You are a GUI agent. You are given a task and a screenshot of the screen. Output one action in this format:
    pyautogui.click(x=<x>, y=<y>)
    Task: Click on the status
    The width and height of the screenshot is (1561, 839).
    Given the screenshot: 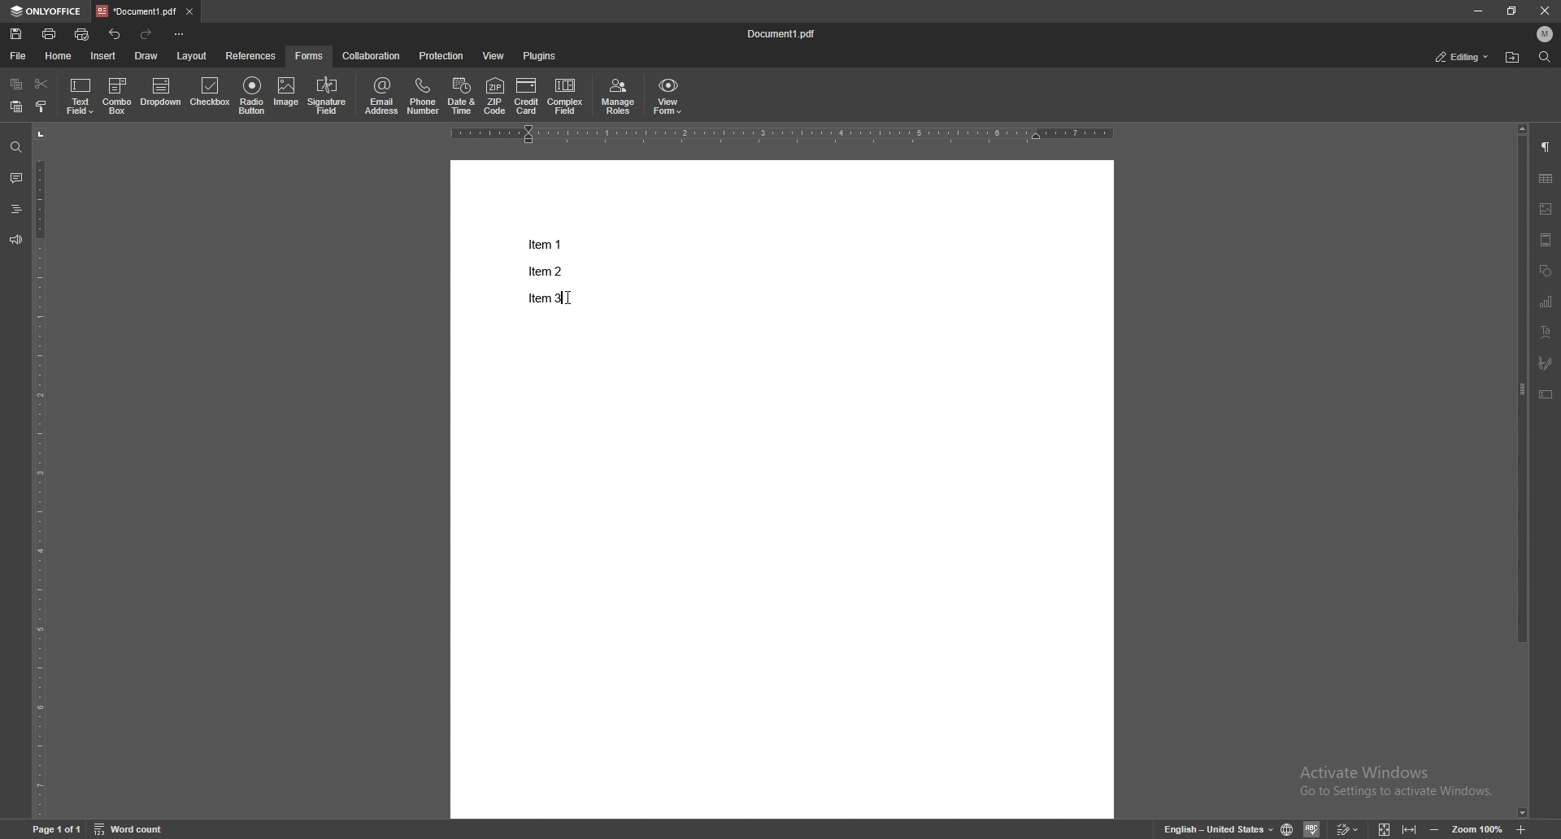 What is the action you would take?
    pyautogui.click(x=1463, y=56)
    